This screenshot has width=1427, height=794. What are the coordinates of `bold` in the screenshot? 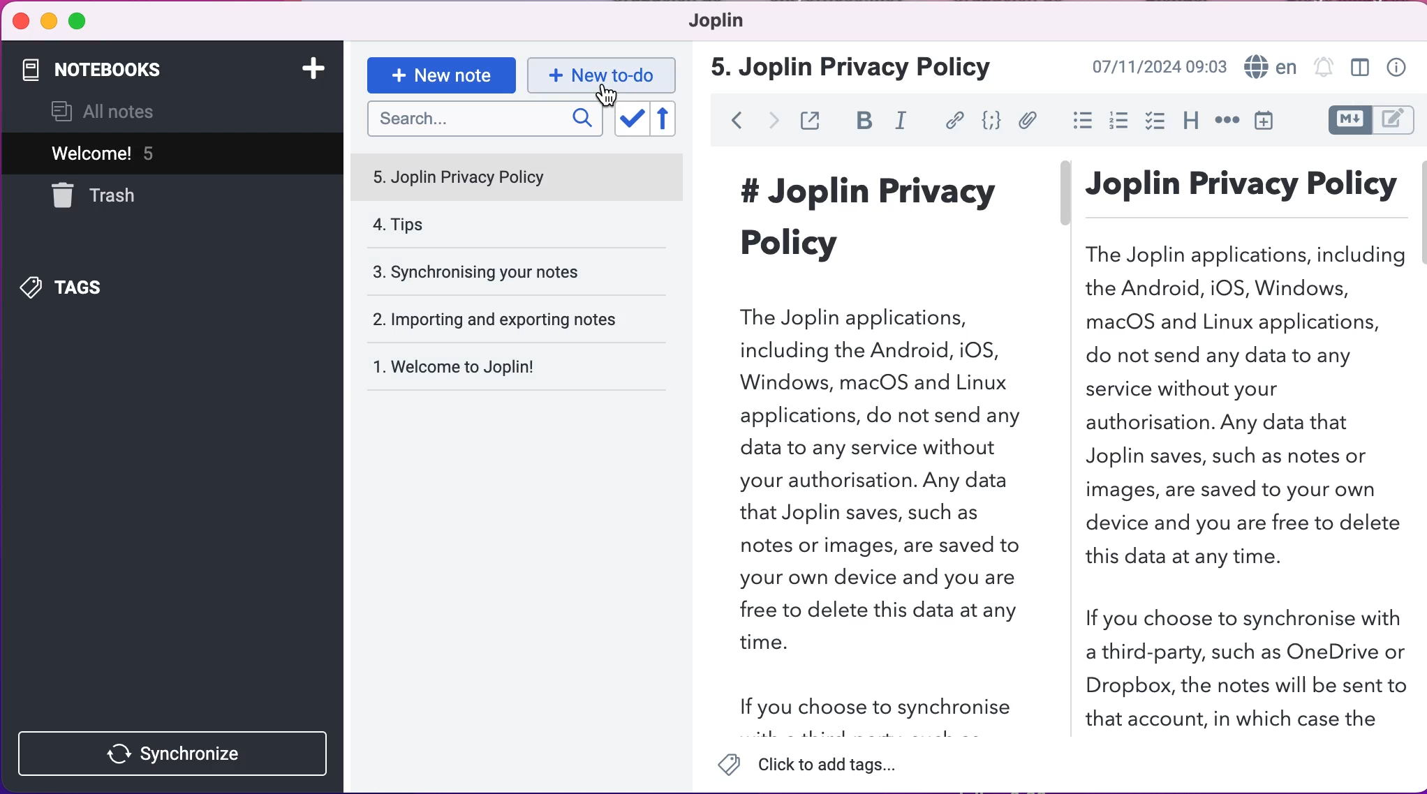 It's located at (861, 123).